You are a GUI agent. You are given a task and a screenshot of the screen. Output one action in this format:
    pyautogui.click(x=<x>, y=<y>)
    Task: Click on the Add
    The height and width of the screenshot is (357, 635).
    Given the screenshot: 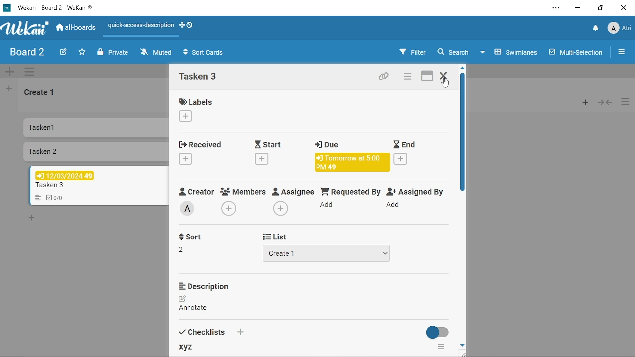 What is the action you would take?
    pyautogui.click(x=393, y=206)
    